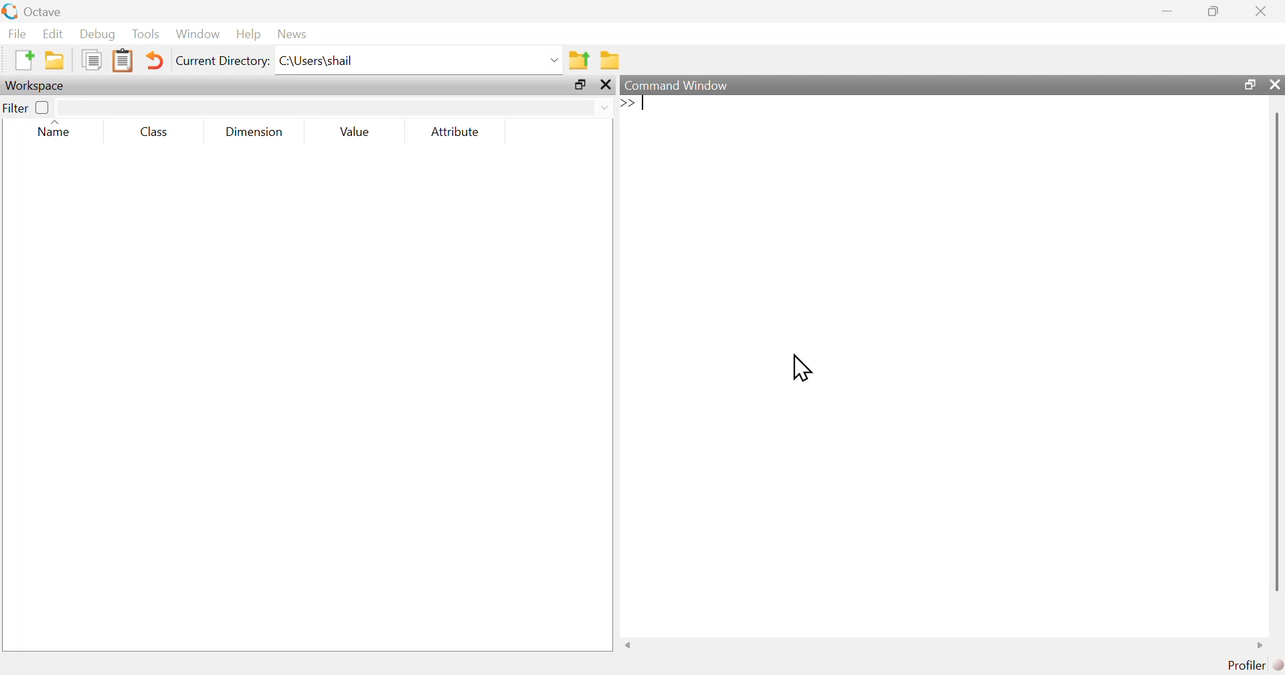 This screenshot has height=675, width=1285. What do you see at coordinates (628, 645) in the screenshot?
I see `scroll left` at bounding box center [628, 645].